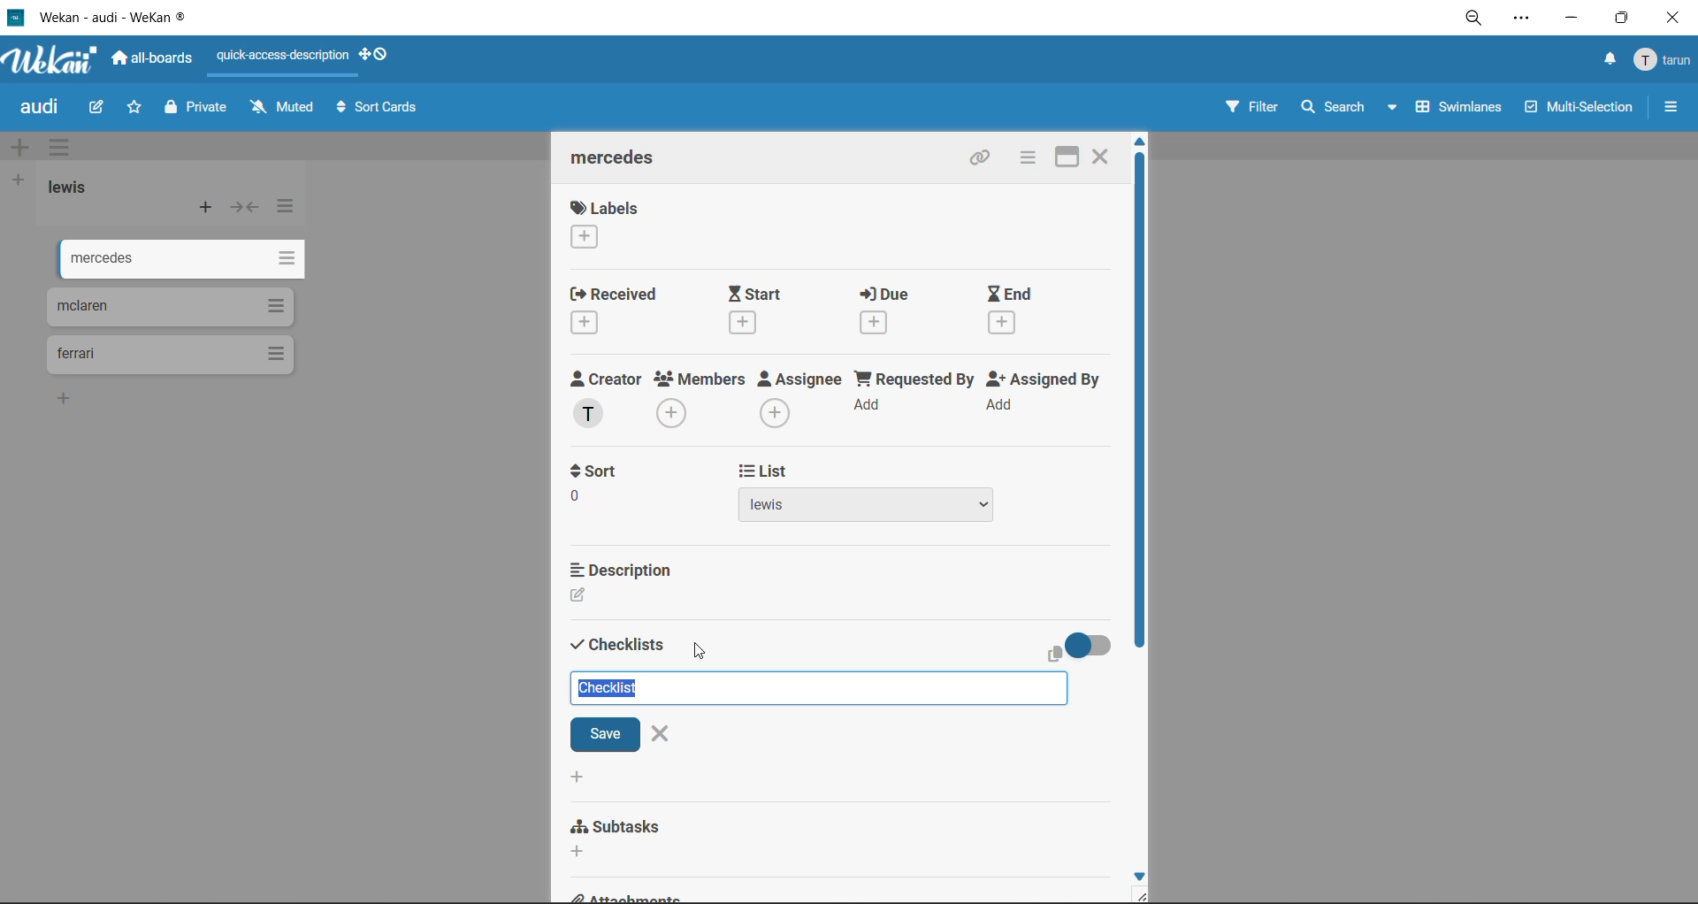 The width and height of the screenshot is (1698, 904). What do you see at coordinates (618, 642) in the screenshot?
I see `checklists` at bounding box center [618, 642].